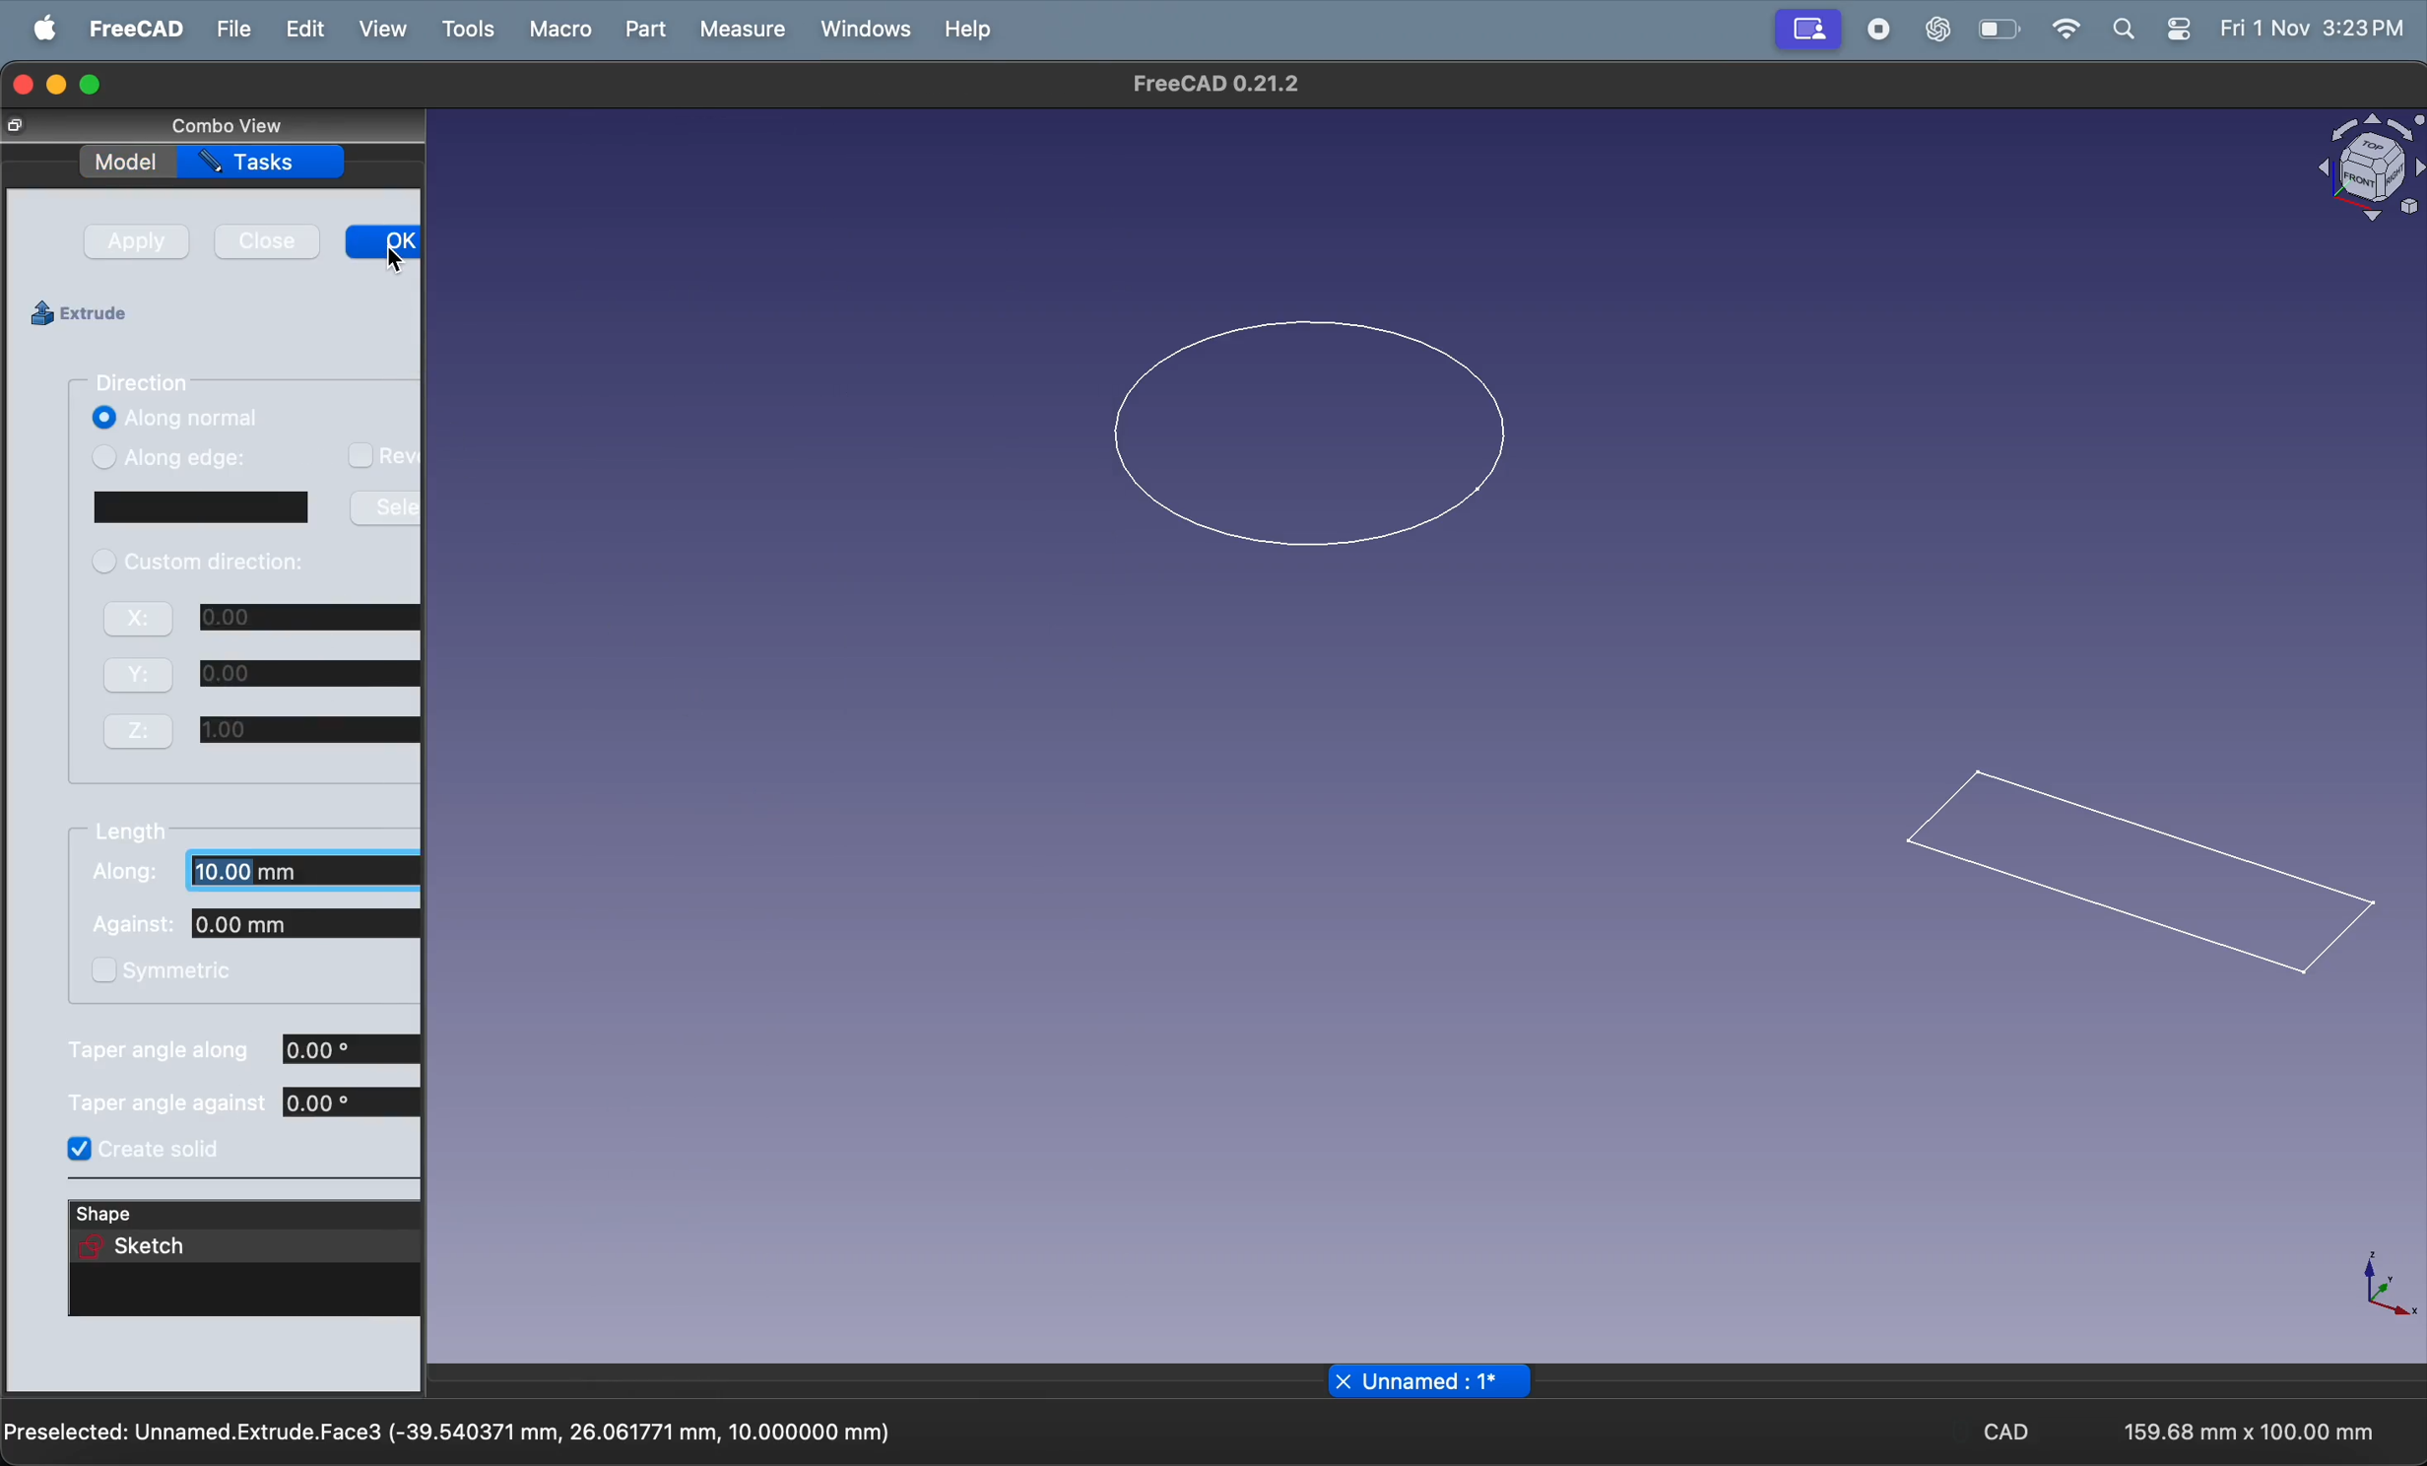 Image resolution: width=2427 pixels, height=1466 pixels. I want to click on Fri 1 Nov  3:23 PM, so click(2309, 27).